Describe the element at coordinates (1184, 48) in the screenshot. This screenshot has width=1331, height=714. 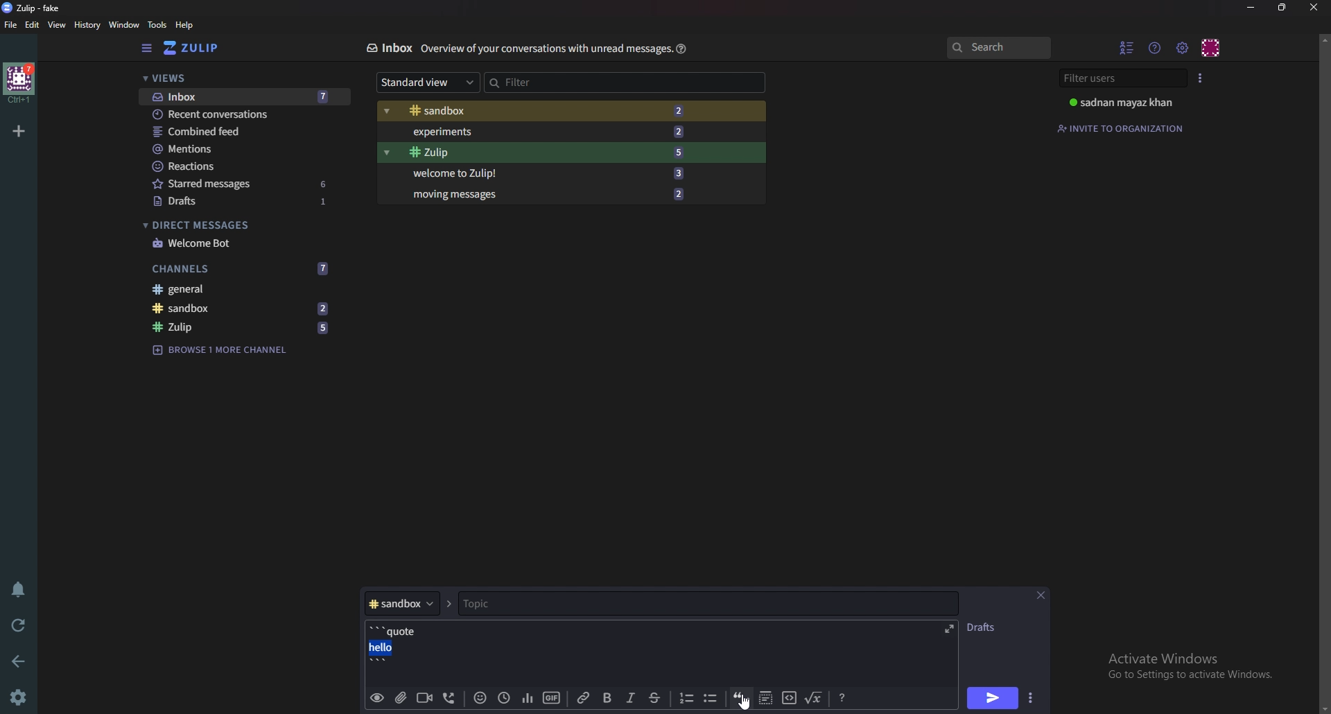
I see `Main menu` at that location.